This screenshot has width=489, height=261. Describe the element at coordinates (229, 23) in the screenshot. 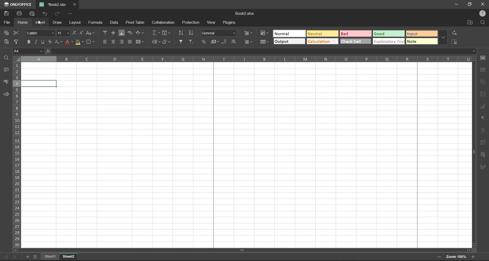

I see `plugins` at that location.